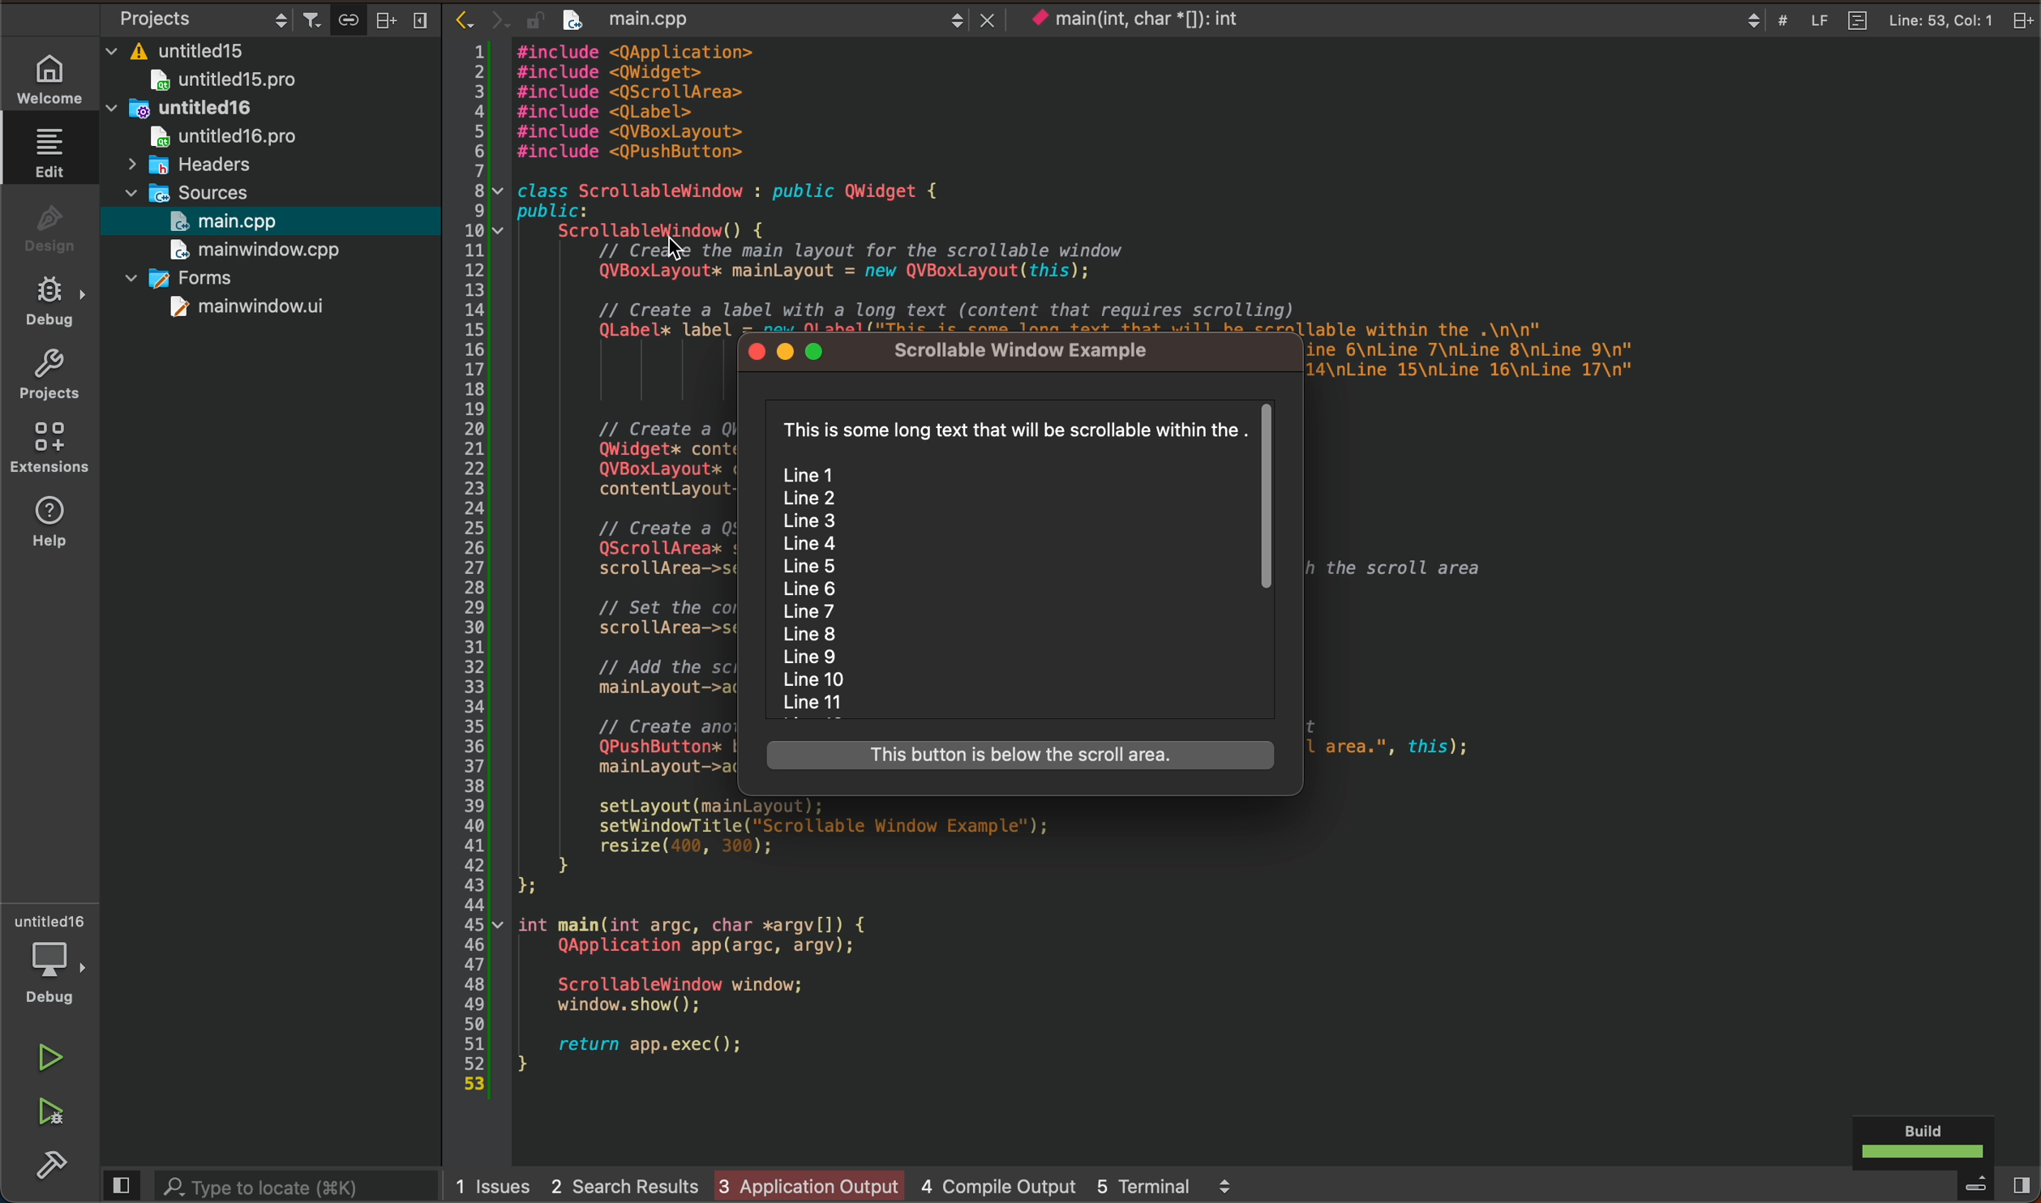 The image size is (2041, 1203). I want to click on logs, so click(863, 1184).